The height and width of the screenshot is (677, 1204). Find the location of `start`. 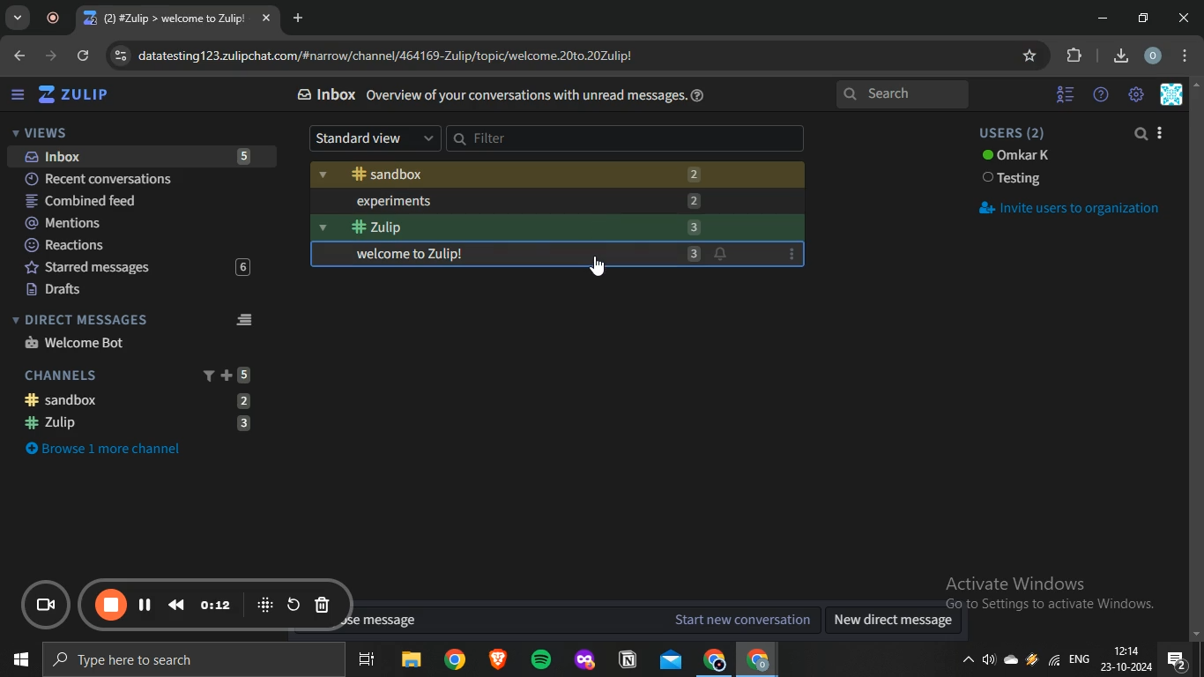

start is located at coordinates (18, 662).